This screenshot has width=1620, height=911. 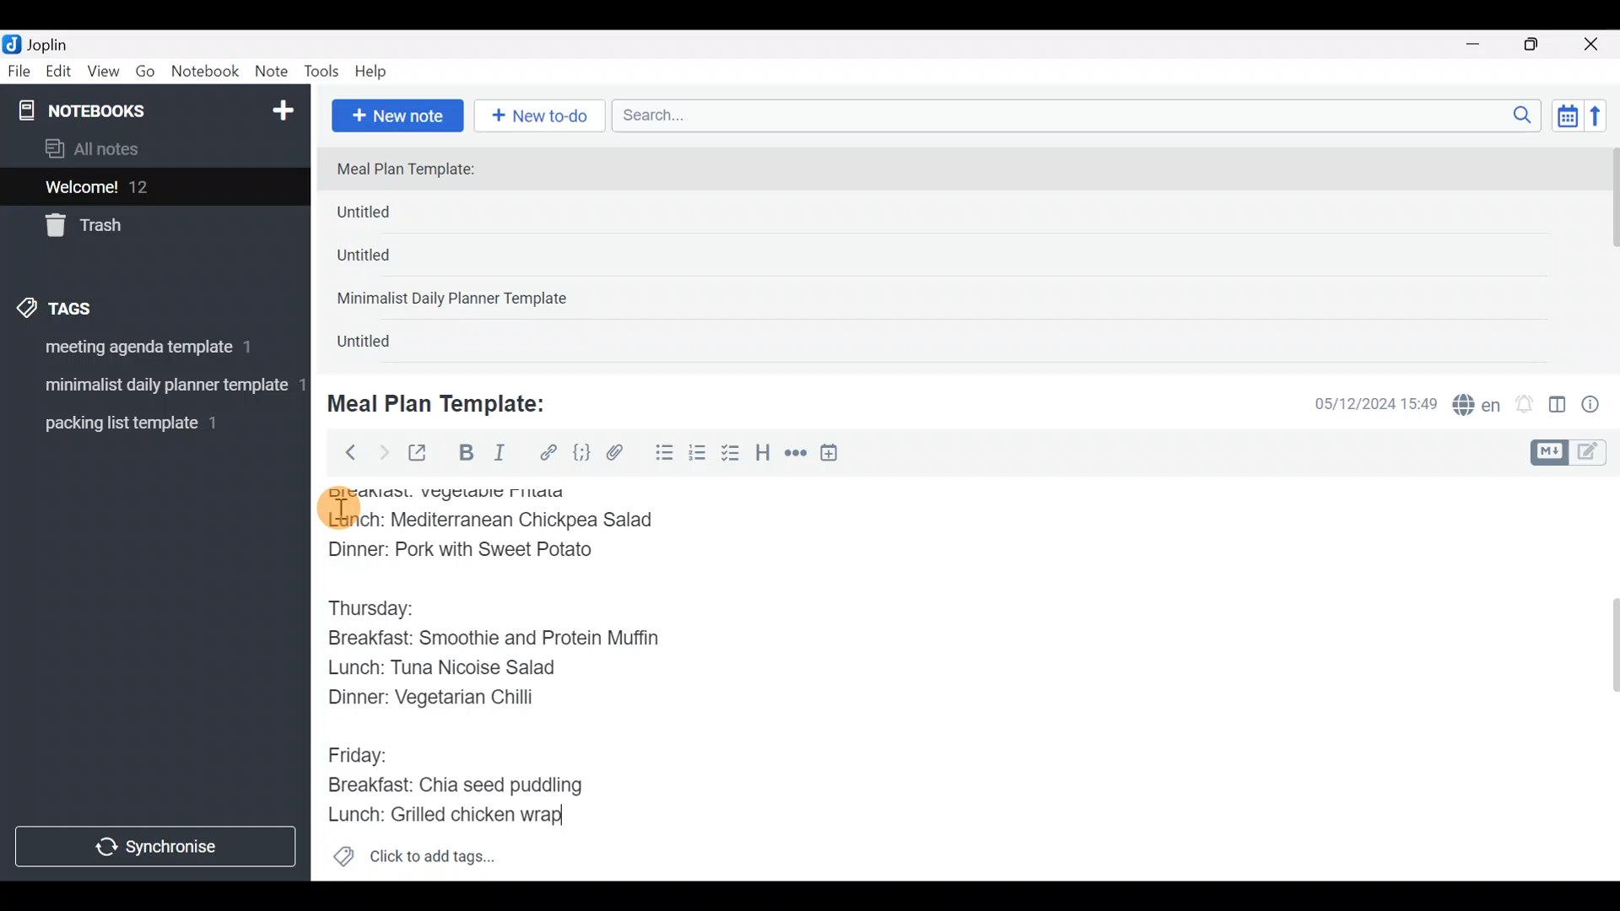 I want to click on File, so click(x=20, y=72).